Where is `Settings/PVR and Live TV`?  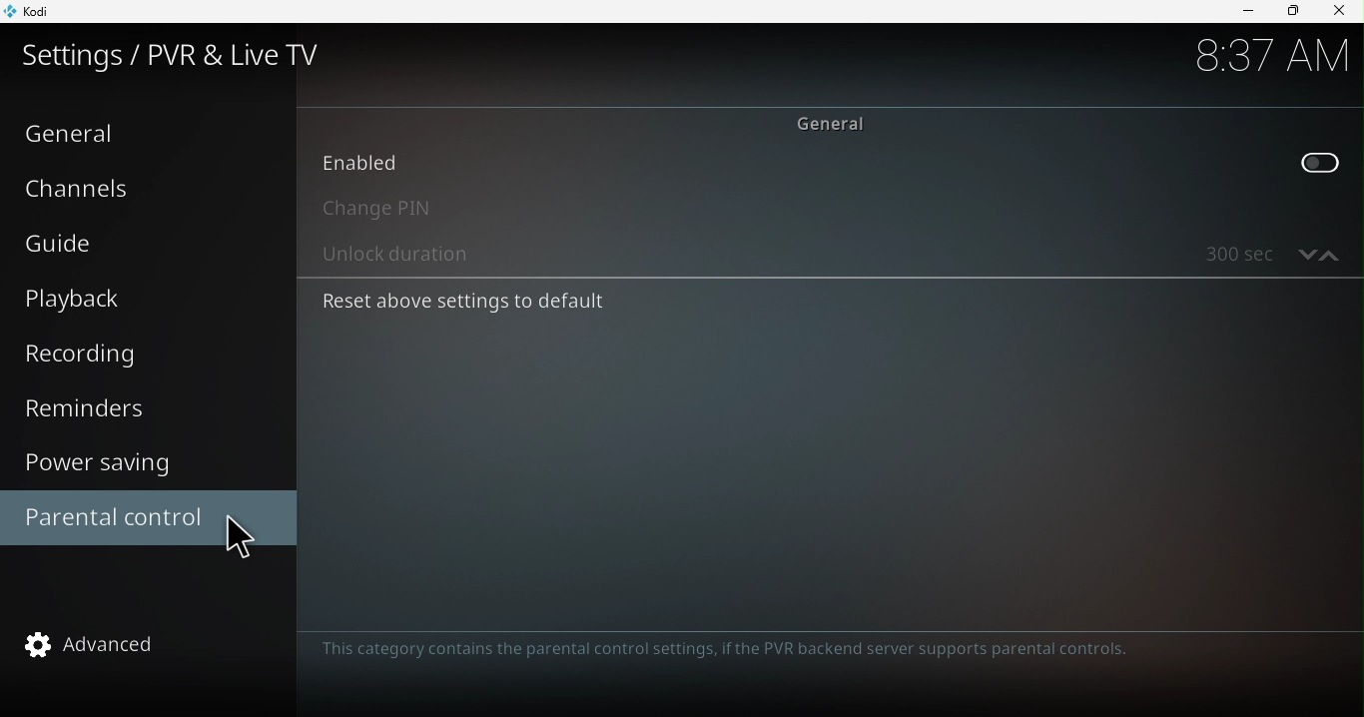
Settings/PVR and Live TV is located at coordinates (187, 56).